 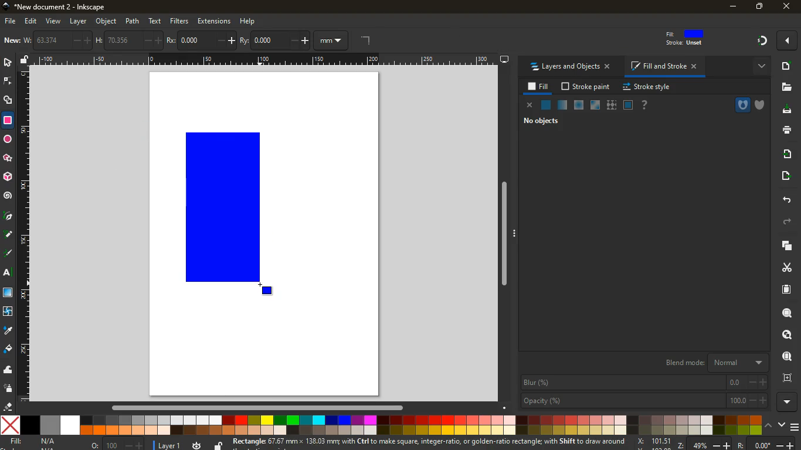 What do you see at coordinates (12, 40) in the screenshot?
I see `new` at bounding box center [12, 40].